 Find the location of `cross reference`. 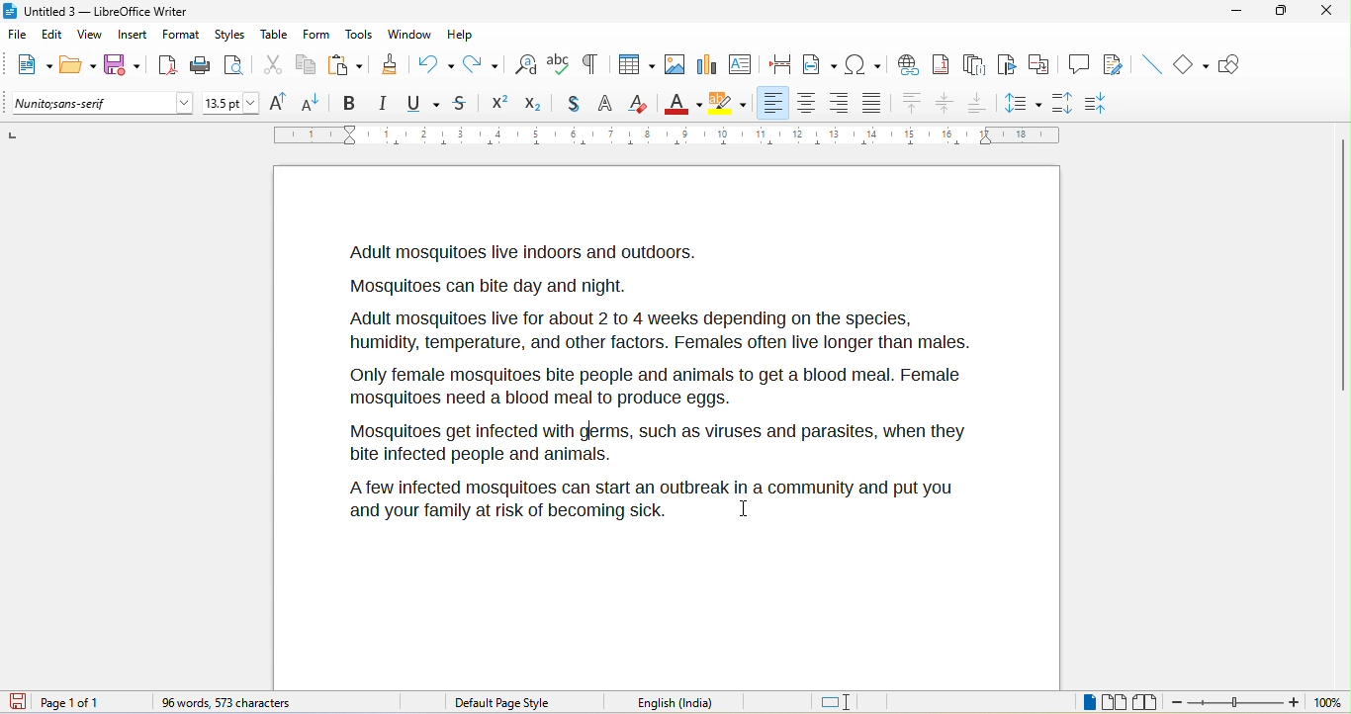

cross reference is located at coordinates (1043, 64).